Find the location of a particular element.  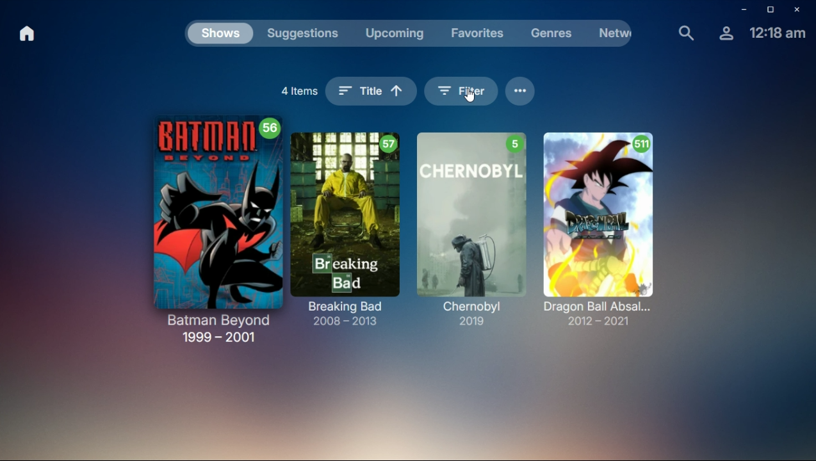

mouse pointer is located at coordinates (471, 97).